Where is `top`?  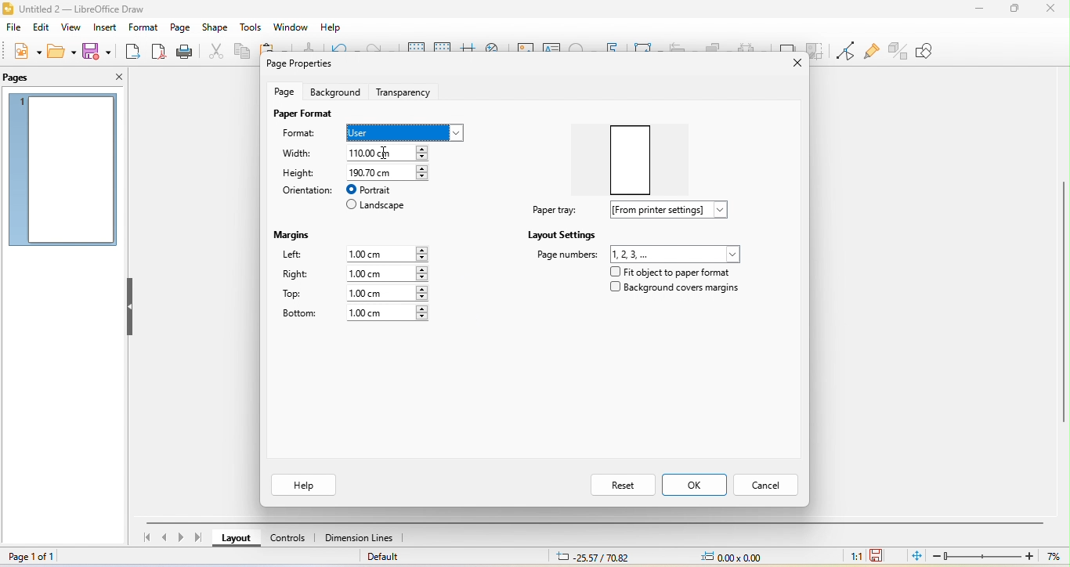 top is located at coordinates (299, 294).